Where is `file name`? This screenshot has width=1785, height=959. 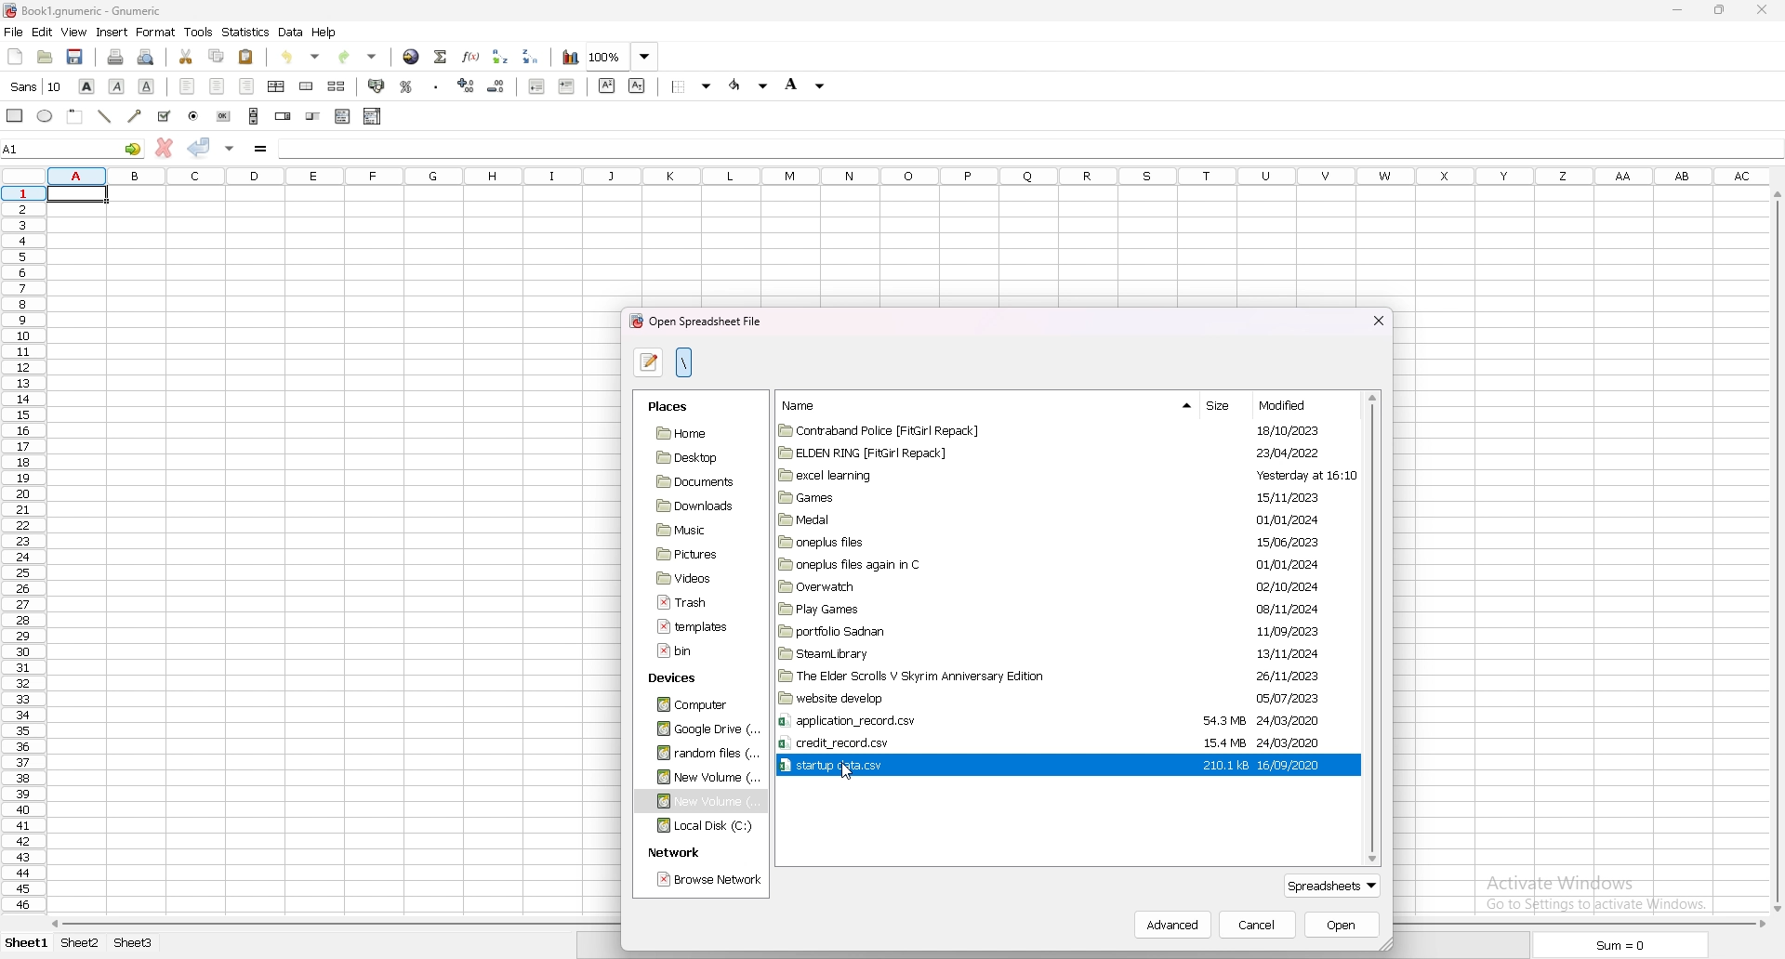
file name is located at coordinates (106, 12).